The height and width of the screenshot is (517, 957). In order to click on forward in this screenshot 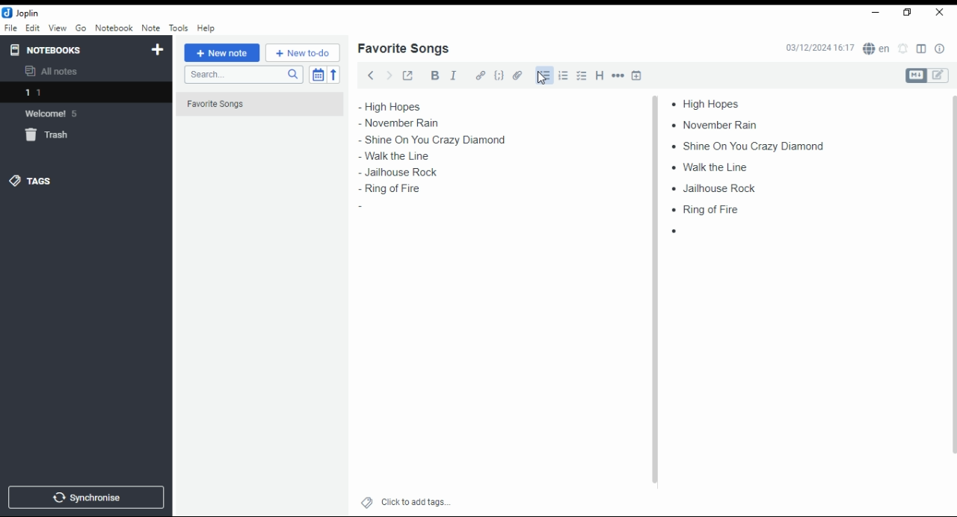, I will do `click(389, 74)`.